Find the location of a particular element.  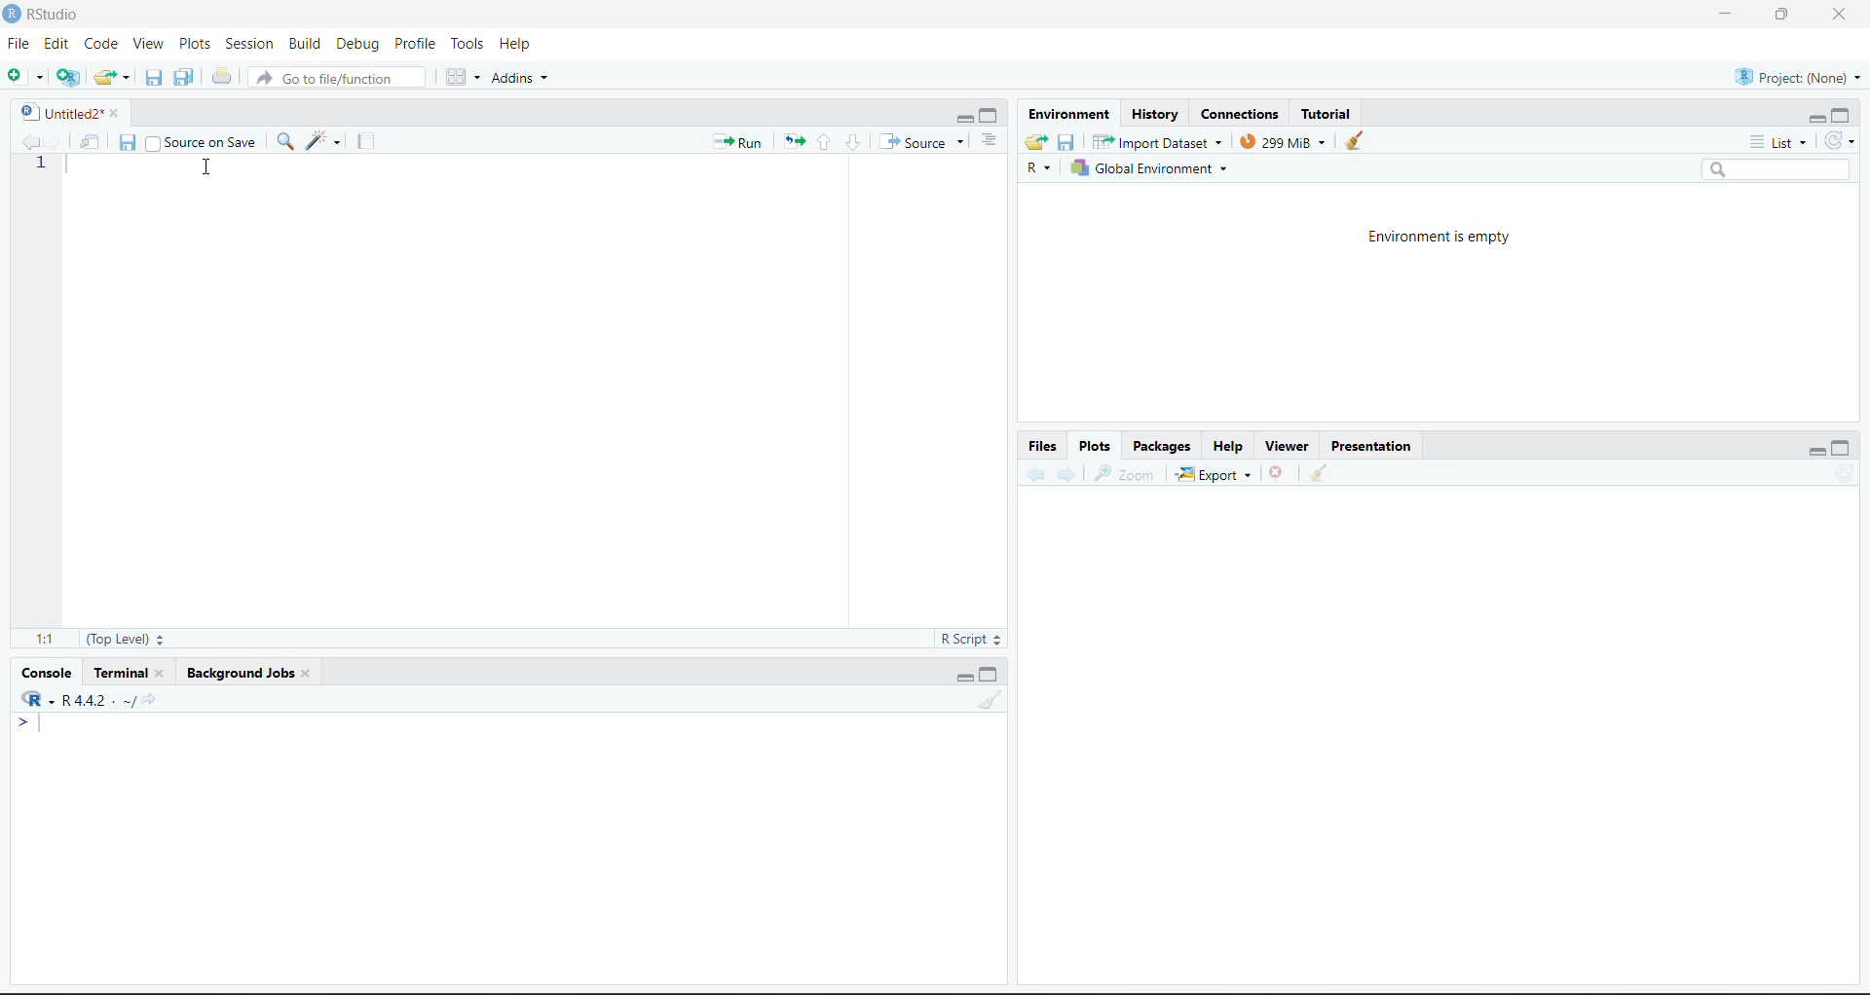

Global Environment is located at coordinates (1147, 167).